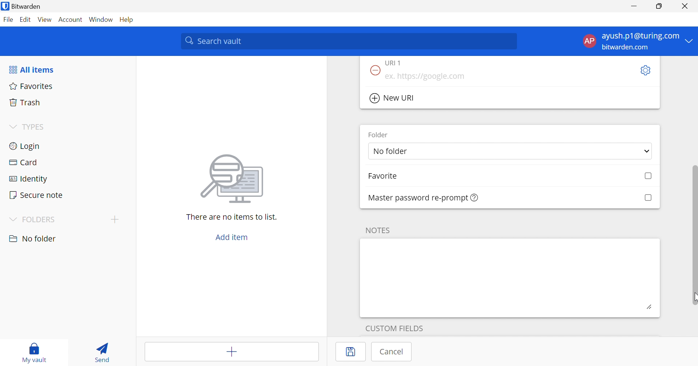  Describe the element at coordinates (627, 48) in the screenshot. I see `bitwarden.com` at that location.